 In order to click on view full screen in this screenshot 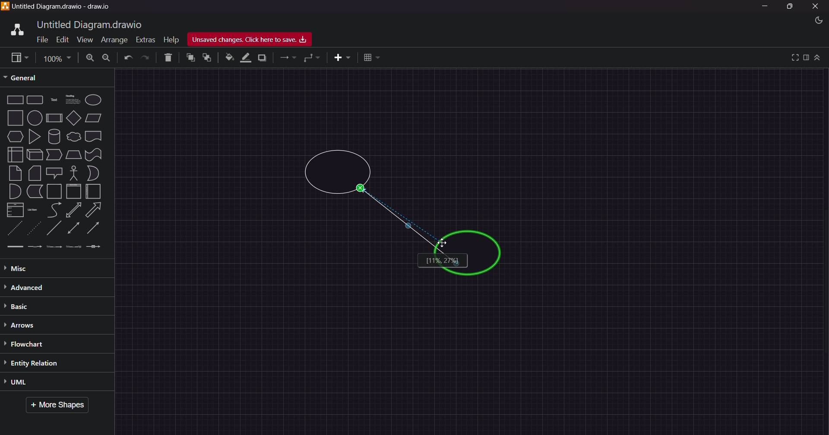, I will do `click(793, 57)`.